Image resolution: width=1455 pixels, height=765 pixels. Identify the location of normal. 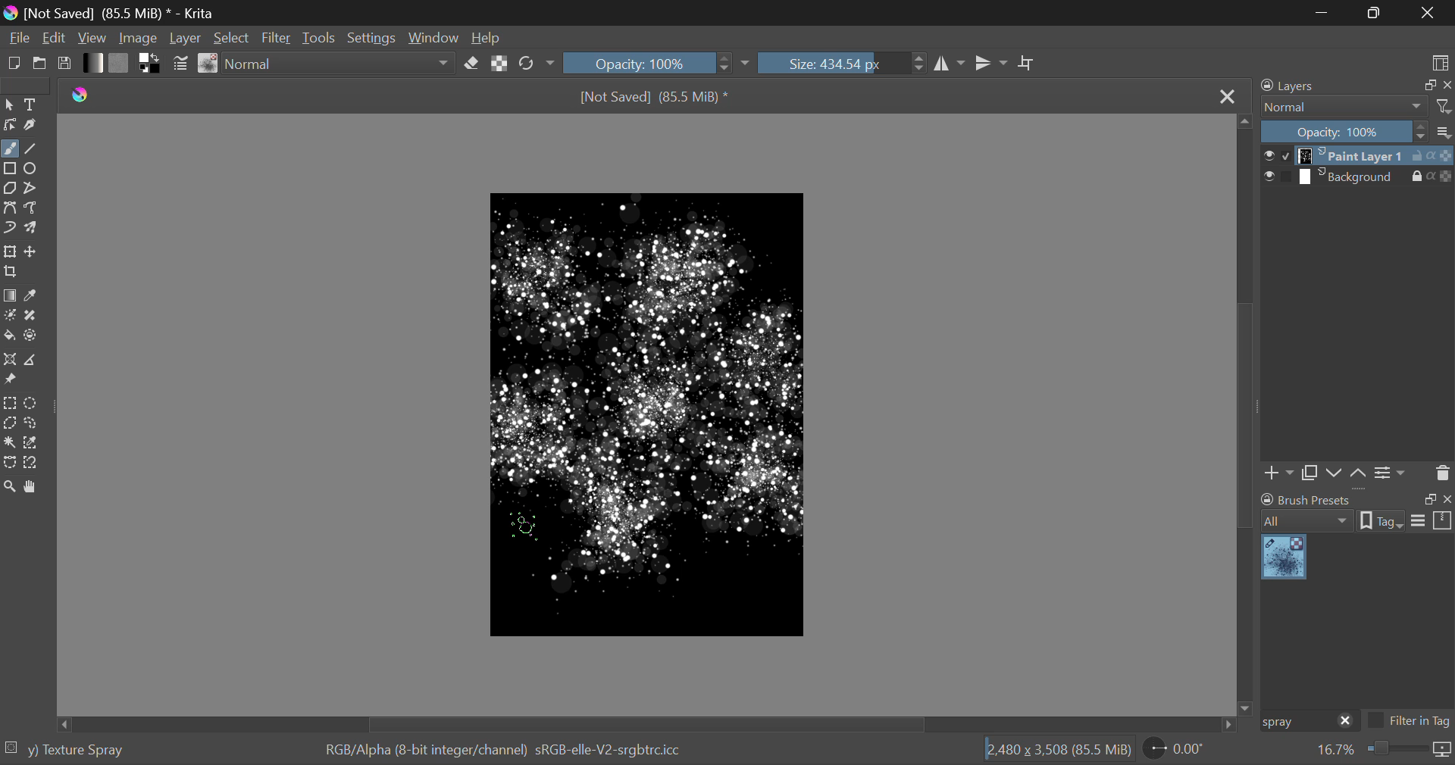
(1344, 107).